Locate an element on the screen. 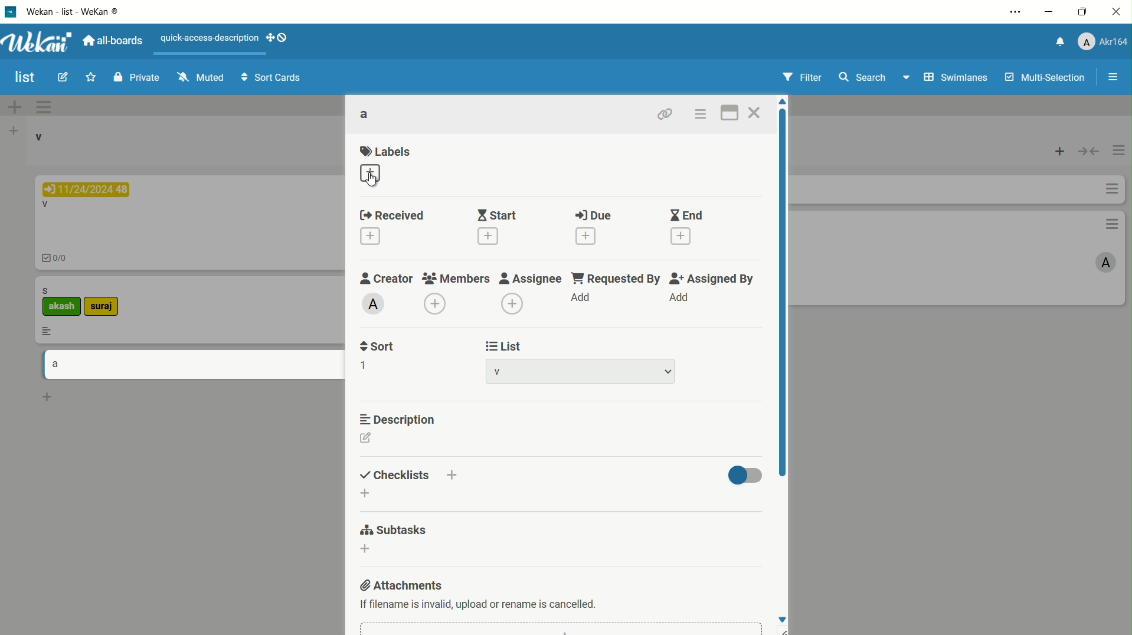  maximize is located at coordinates (1084, 14).